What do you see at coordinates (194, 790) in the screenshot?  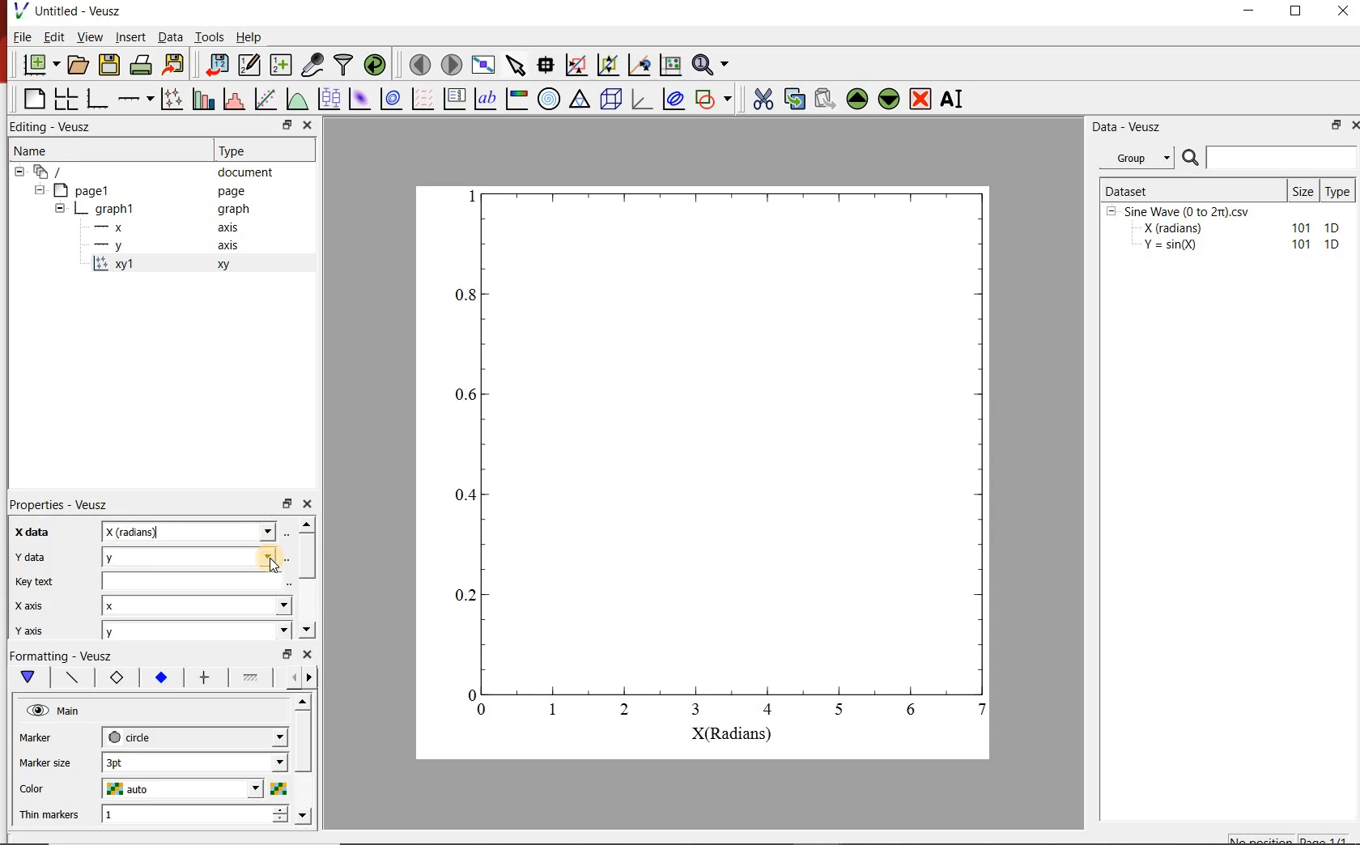 I see `auto` at bounding box center [194, 790].